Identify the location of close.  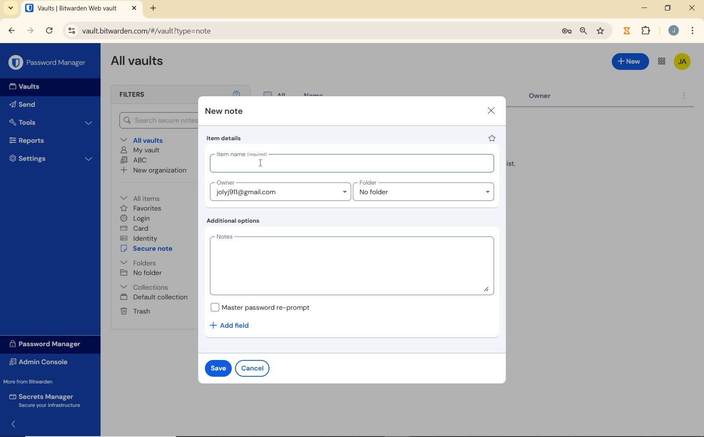
(491, 111).